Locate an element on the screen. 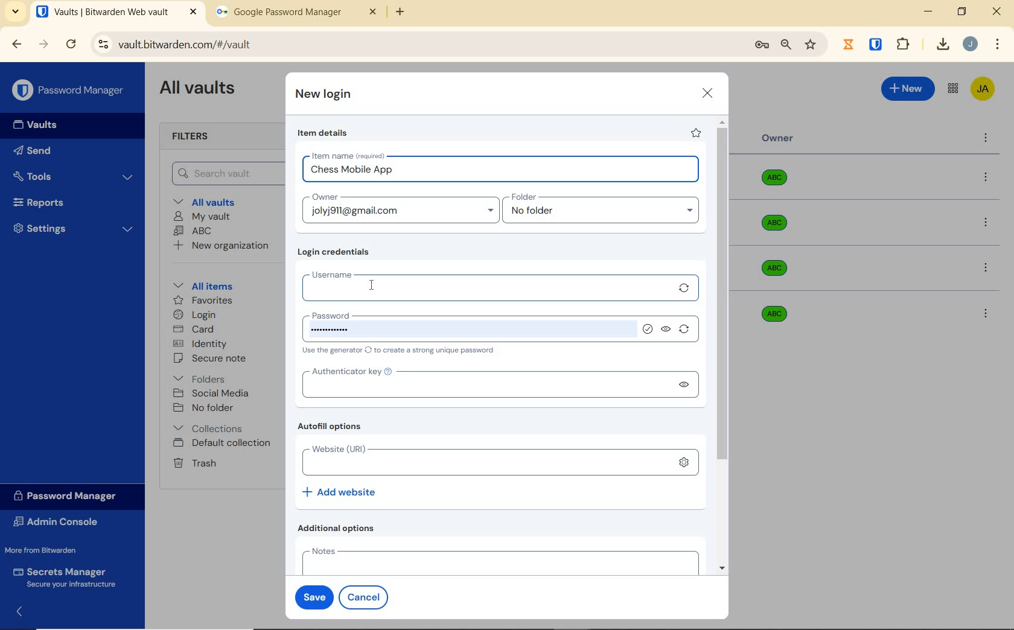 This screenshot has height=630, width=1014. Autofill options is located at coordinates (333, 427).